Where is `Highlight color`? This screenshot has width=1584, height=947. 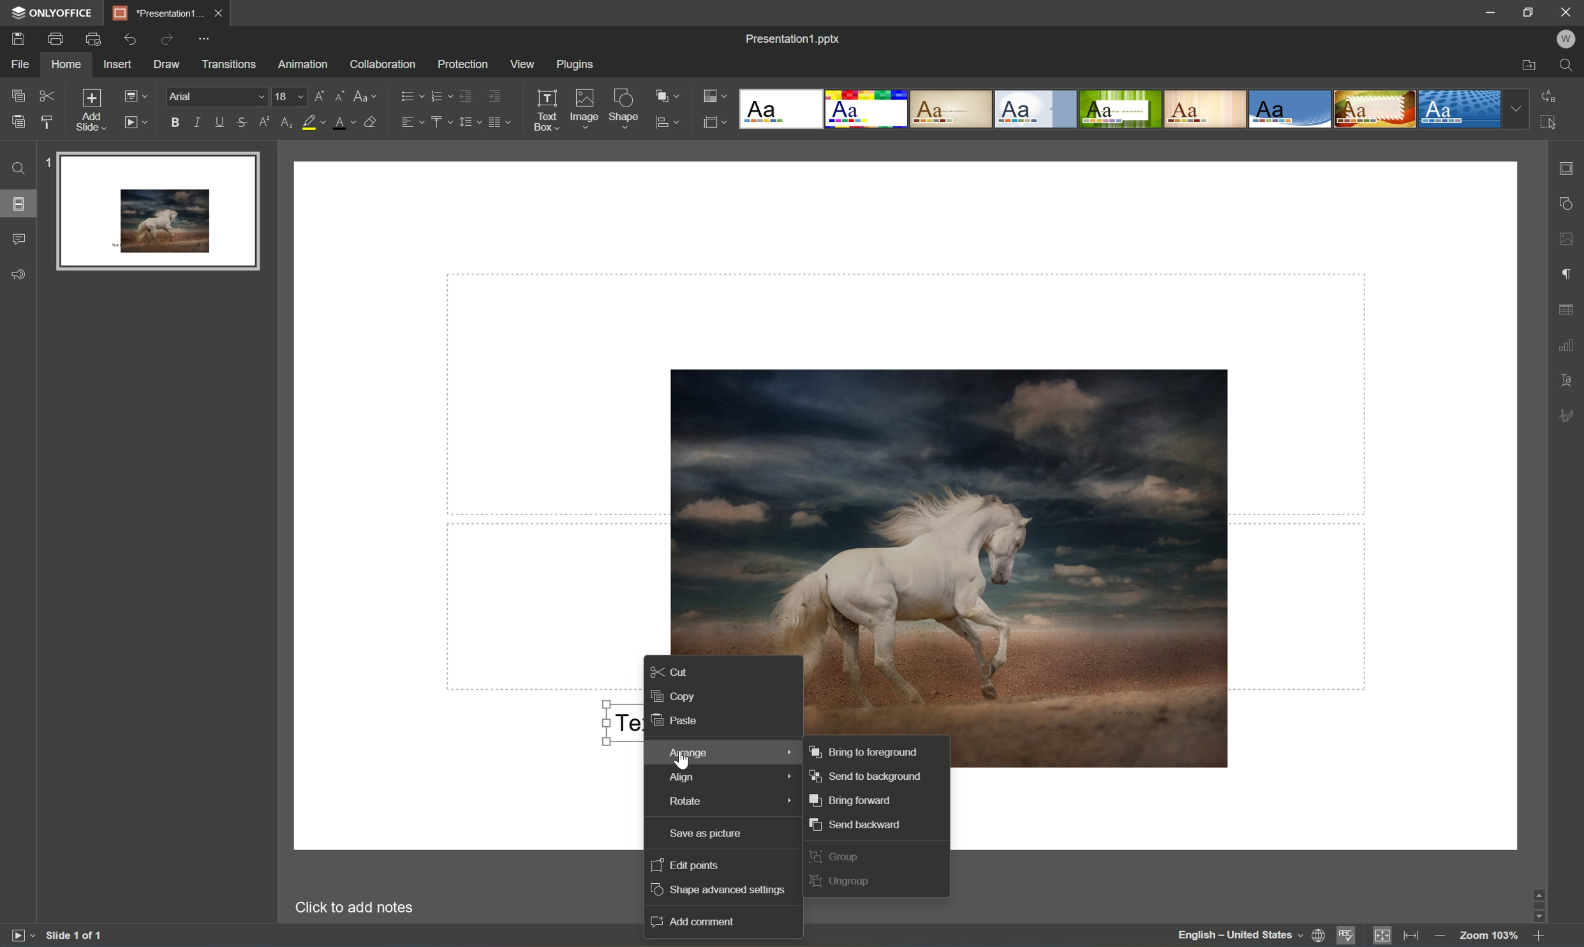
Highlight color is located at coordinates (313, 122).